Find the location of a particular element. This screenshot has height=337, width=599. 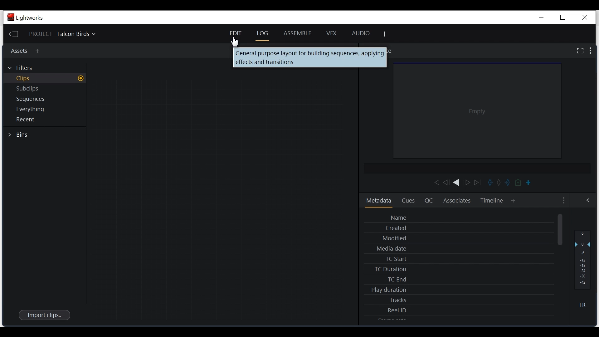

Tracks is located at coordinates (461, 300).